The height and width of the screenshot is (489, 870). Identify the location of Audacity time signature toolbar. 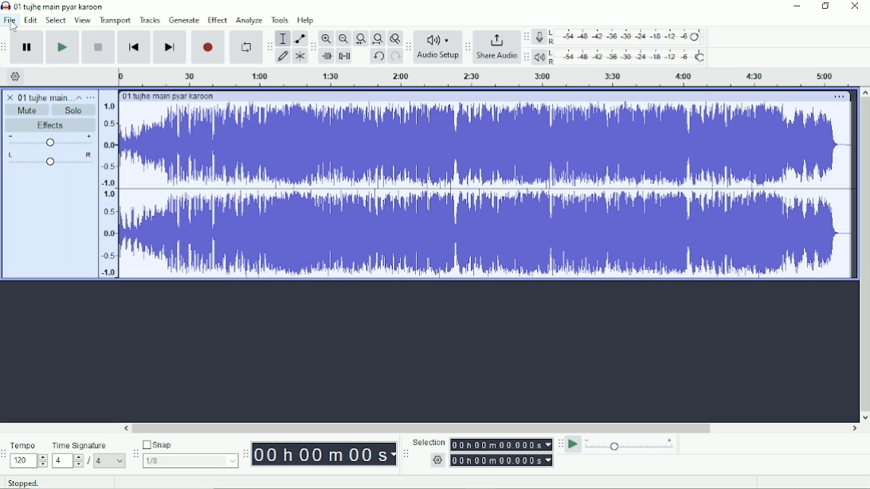
(6, 454).